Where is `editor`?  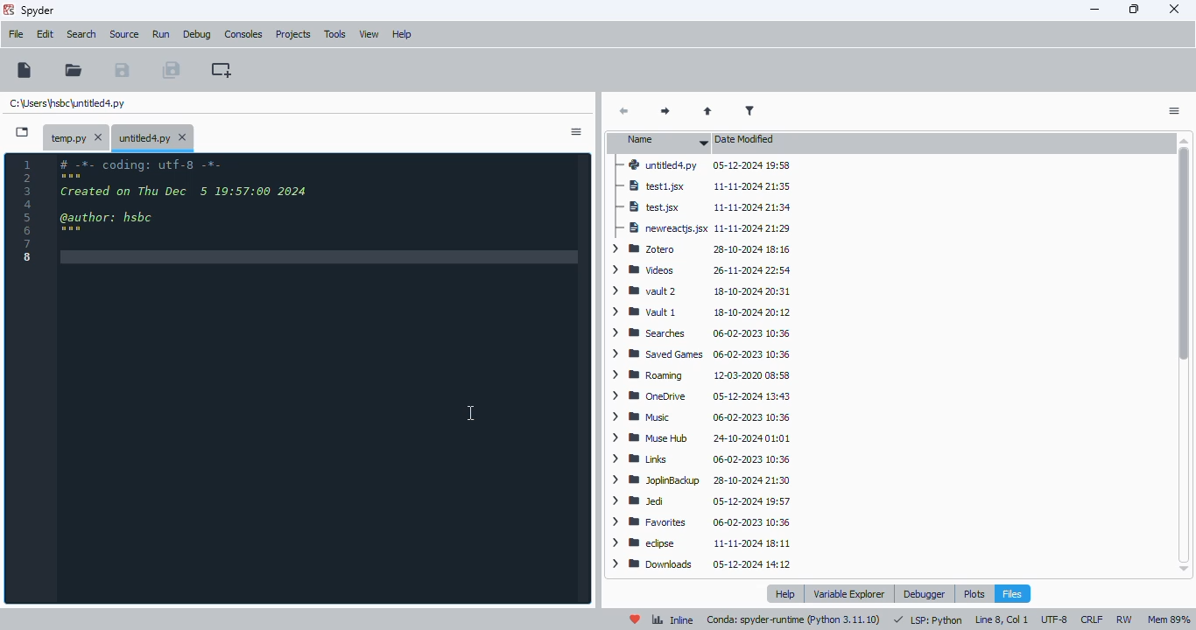
editor is located at coordinates (324, 381).